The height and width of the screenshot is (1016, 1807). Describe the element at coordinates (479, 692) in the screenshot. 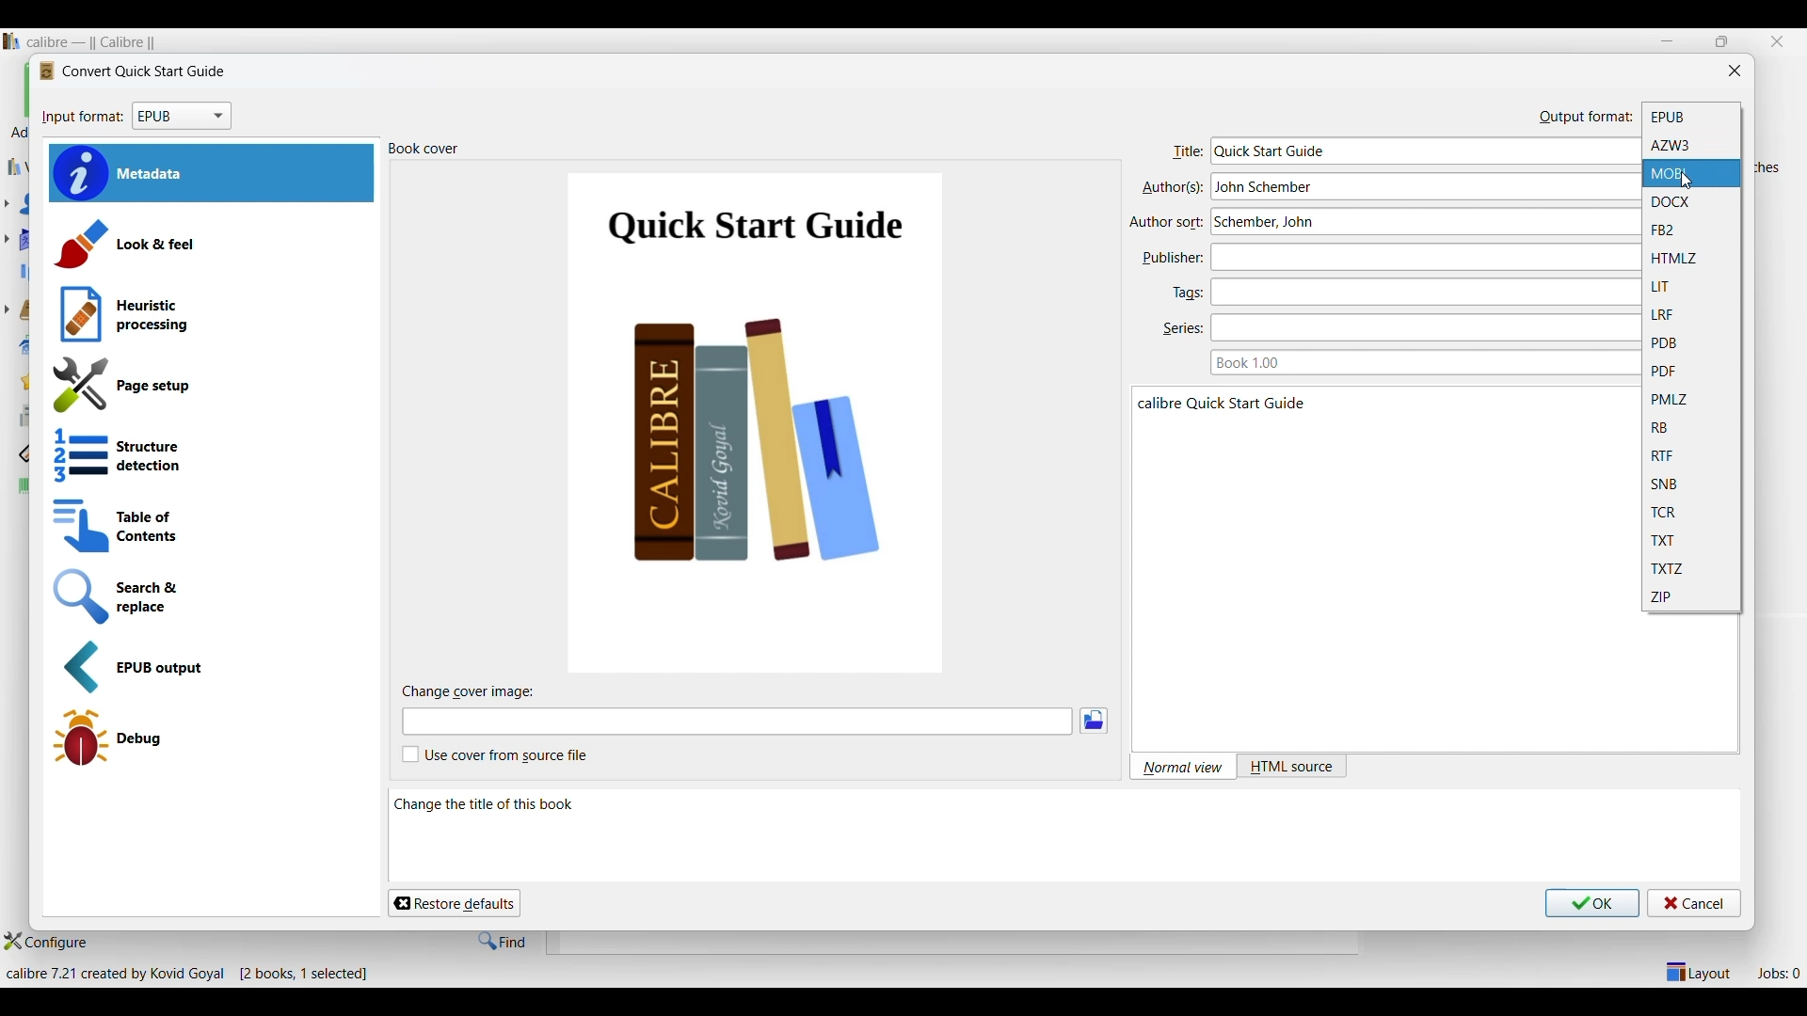

I see `change cover image` at that location.